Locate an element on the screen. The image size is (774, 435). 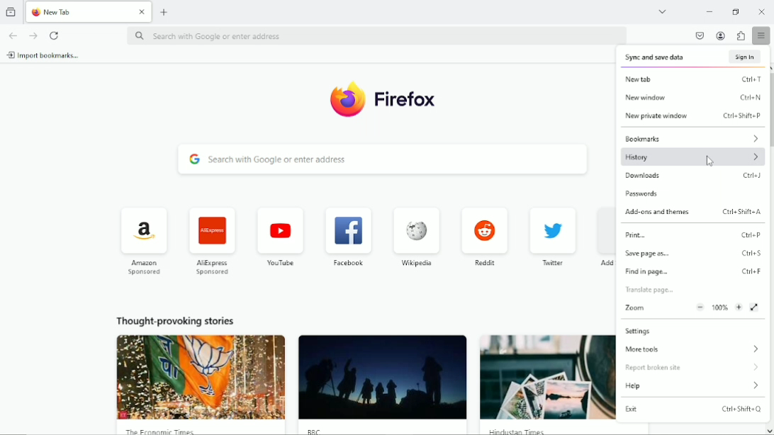
Import bookmarks is located at coordinates (45, 55).